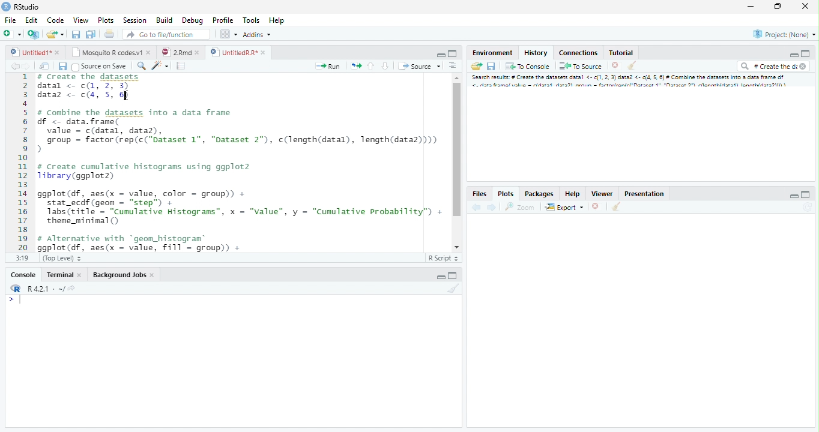 Image resolution: width=819 pixels, height=432 pixels. What do you see at coordinates (752, 7) in the screenshot?
I see `Minimize` at bounding box center [752, 7].